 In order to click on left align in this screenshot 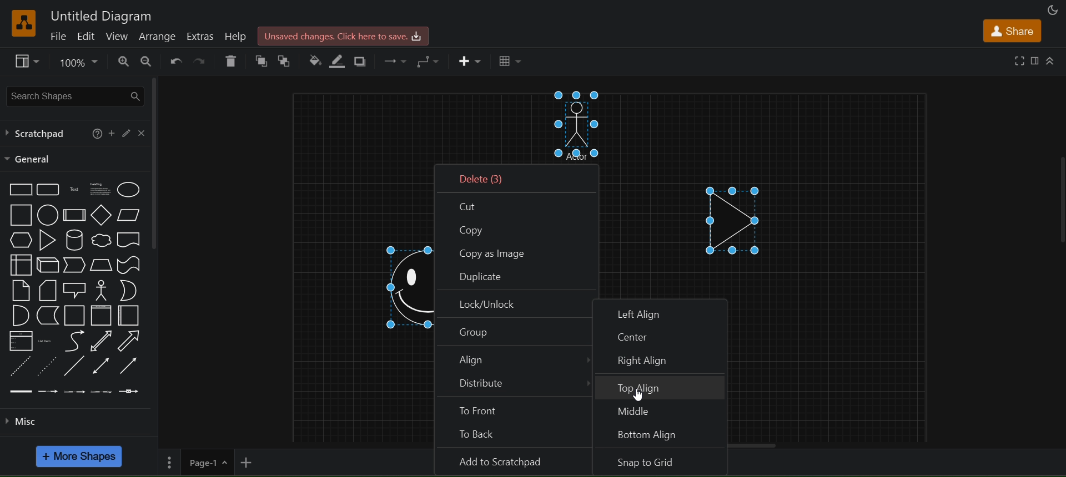, I will do `click(661, 309)`.